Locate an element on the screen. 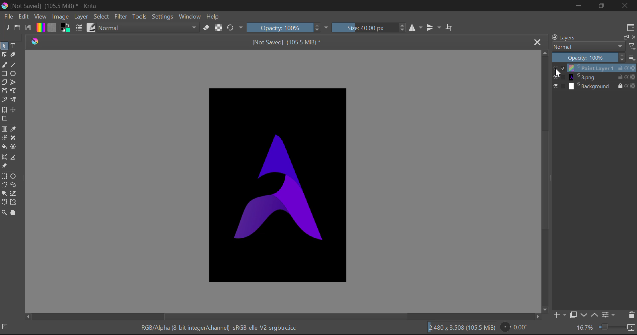  Filter is located at coordinates (122, 17).